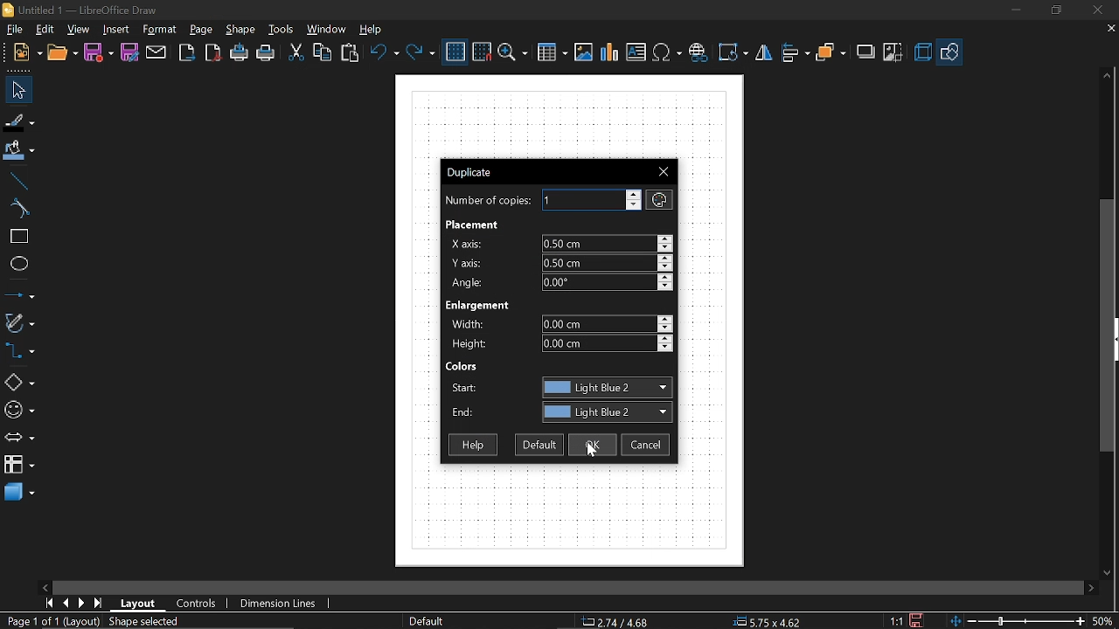  I want to click on start, so click(606, 387).